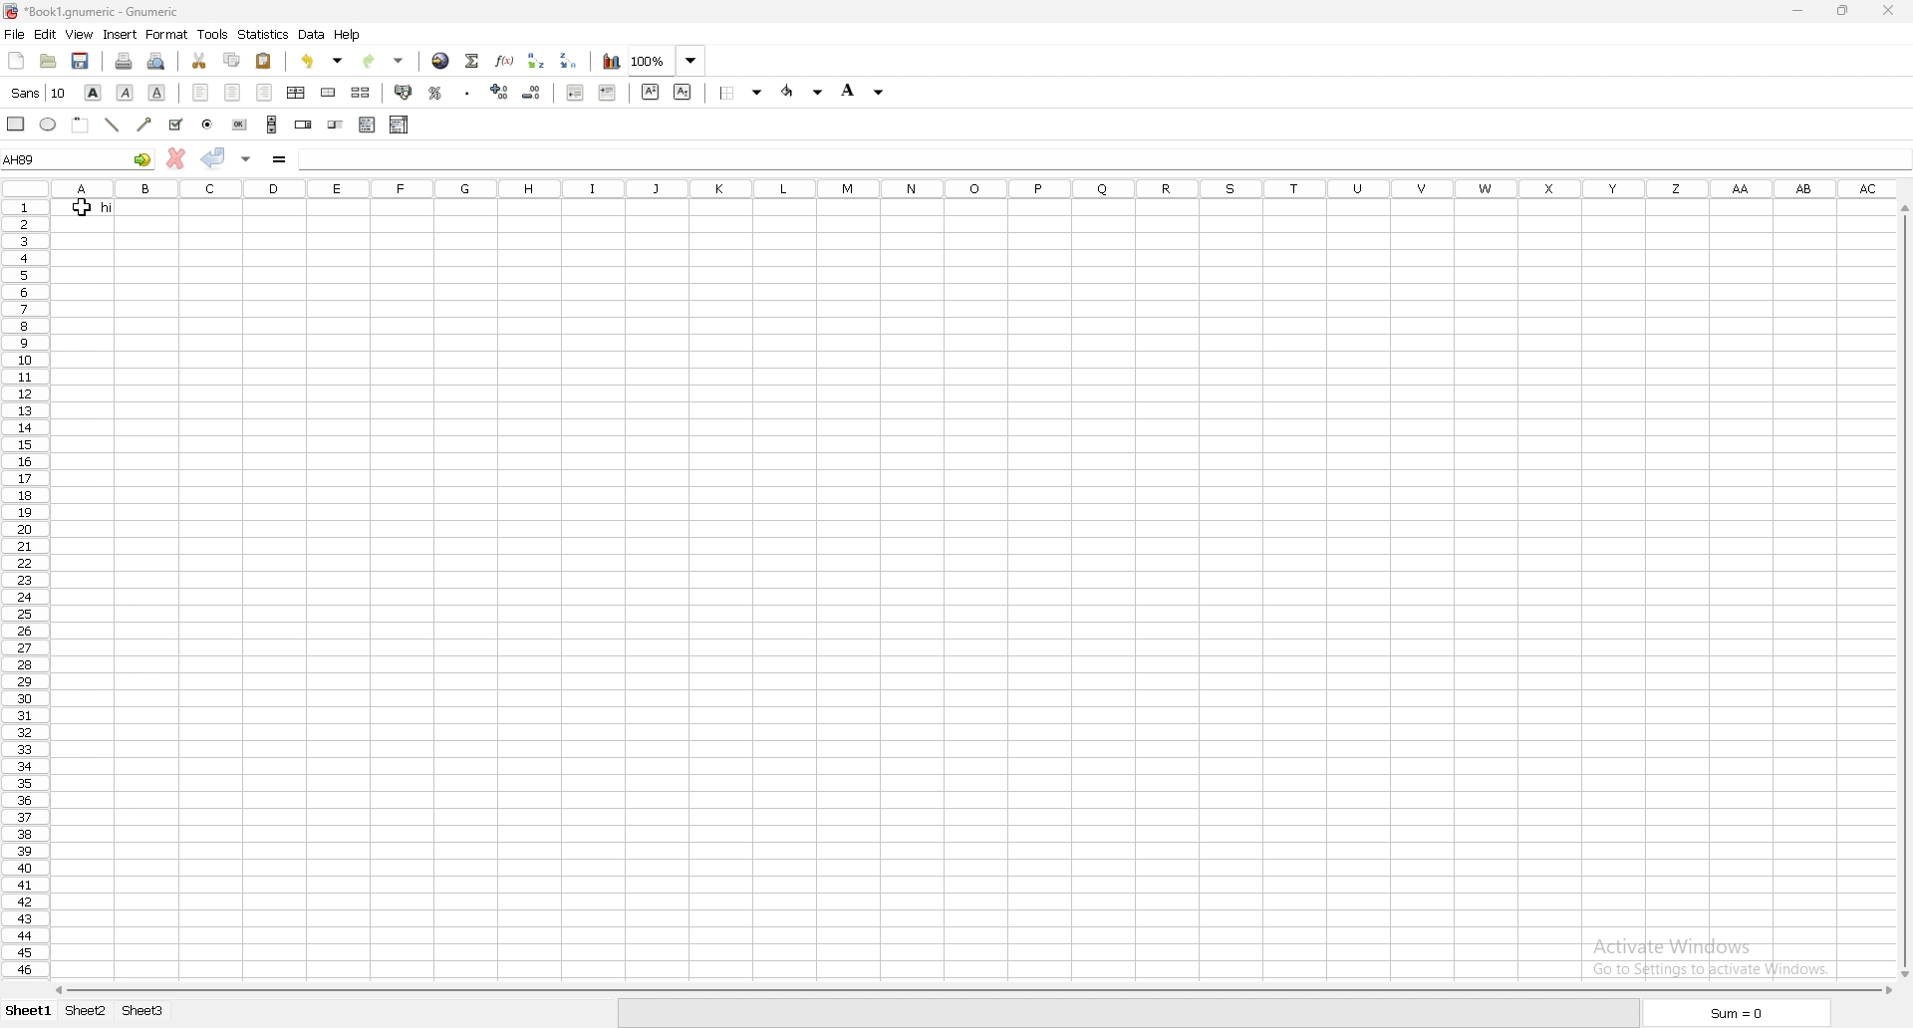 The width and height of the screenshot is (1913, 1028). I want to click on hi, so click(83, 207).